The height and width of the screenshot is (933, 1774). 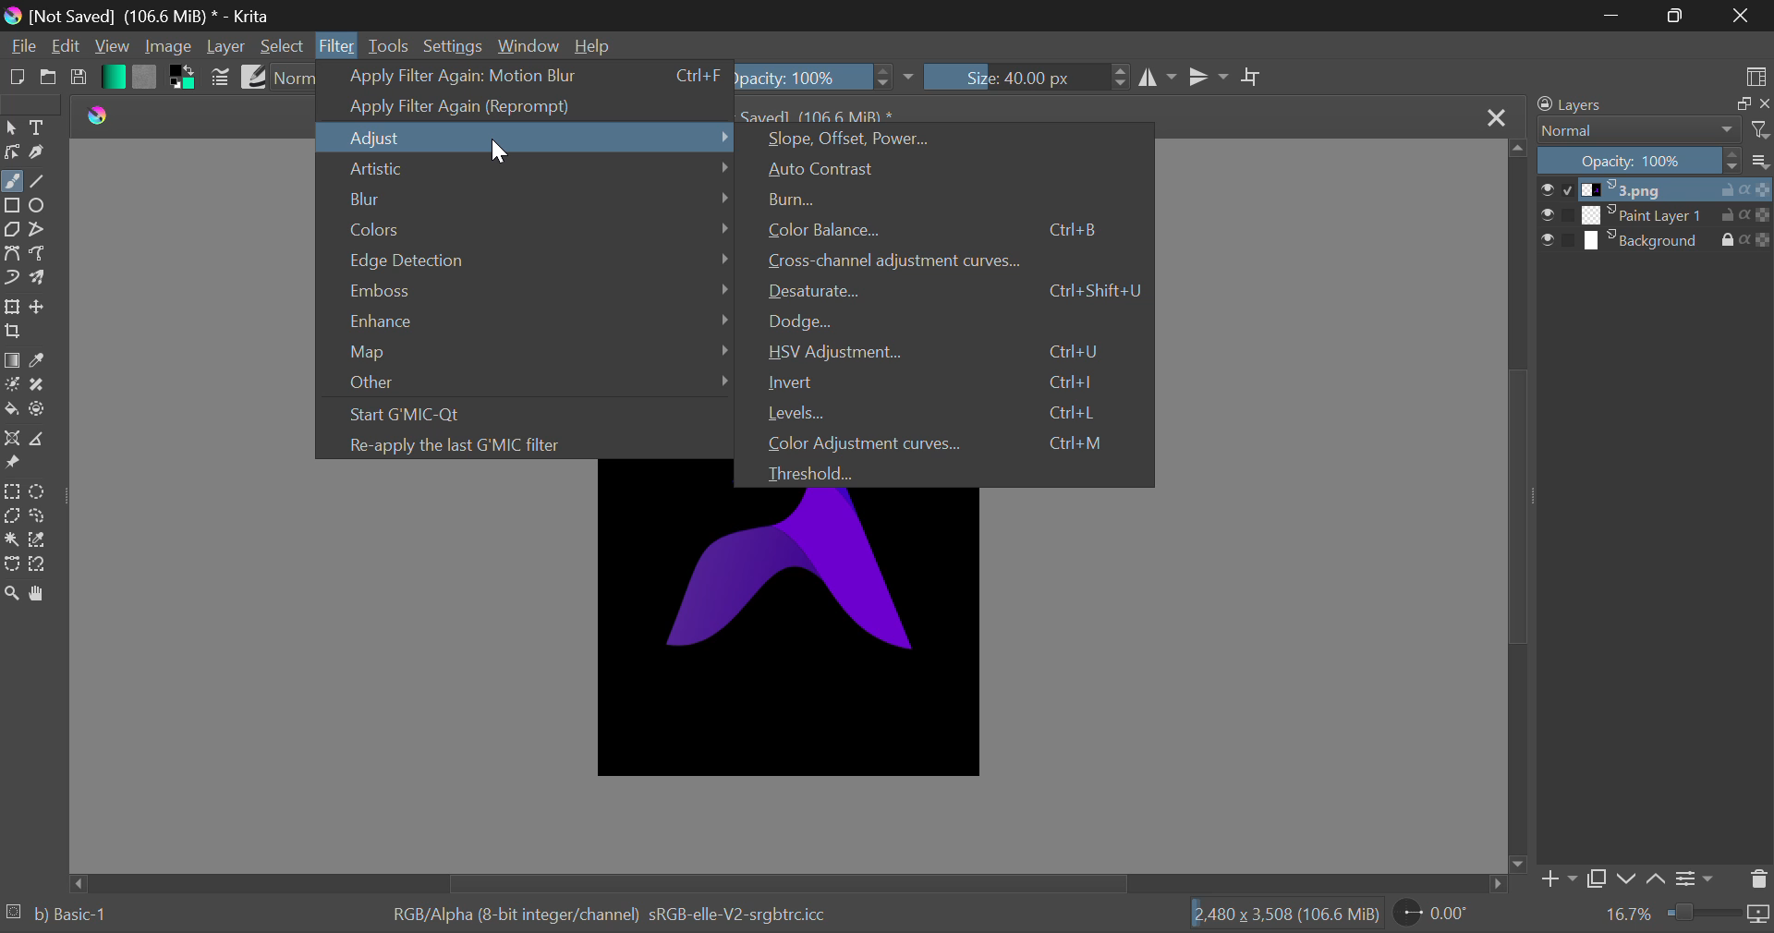 I want to click on Similar Color Selector, so click(x=43, y=539).